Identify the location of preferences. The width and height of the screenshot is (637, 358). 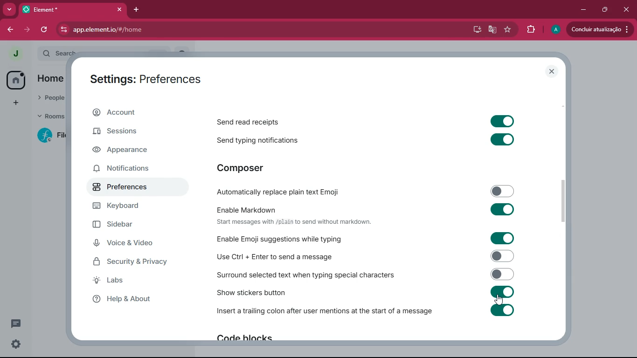
(132, 187).